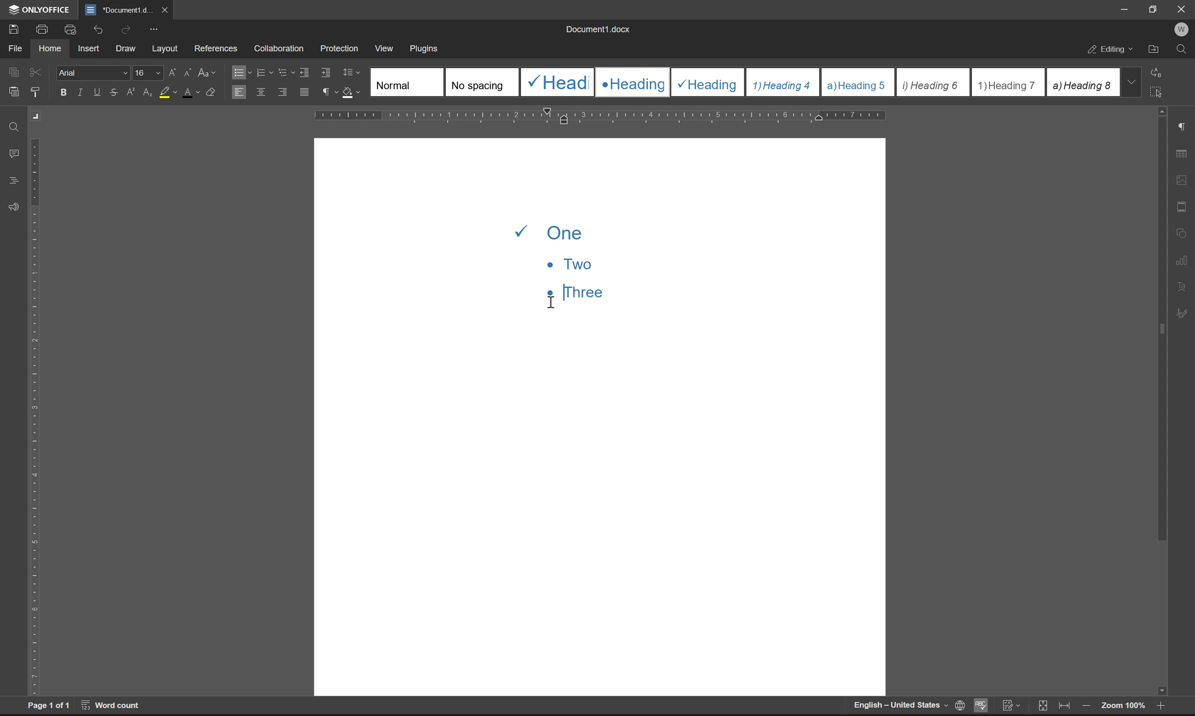  Describe the element at coordinates (72, 29) in the screenshot. I see `print preview` at that location.